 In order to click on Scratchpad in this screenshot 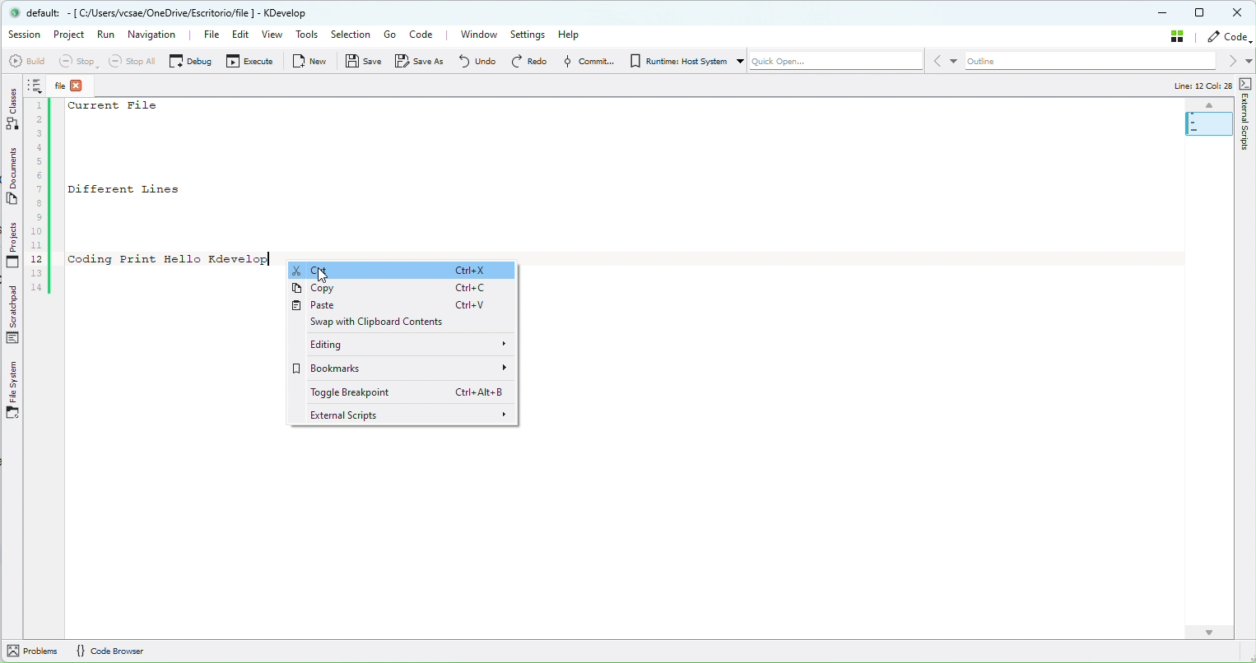, I will do `click(14, 314)`.